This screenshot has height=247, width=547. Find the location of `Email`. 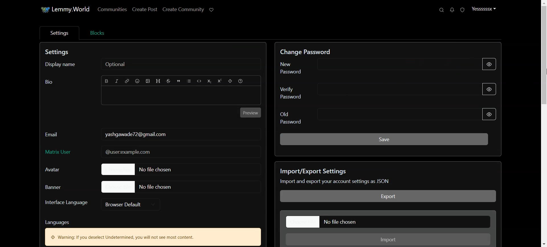

Email is located at coordinates (62, 134).